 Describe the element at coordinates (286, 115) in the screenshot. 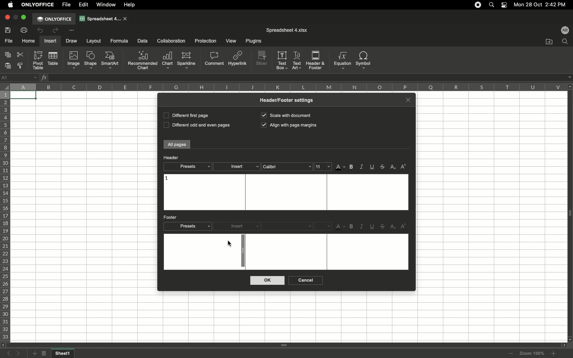

I see `Scale with document` at that location.